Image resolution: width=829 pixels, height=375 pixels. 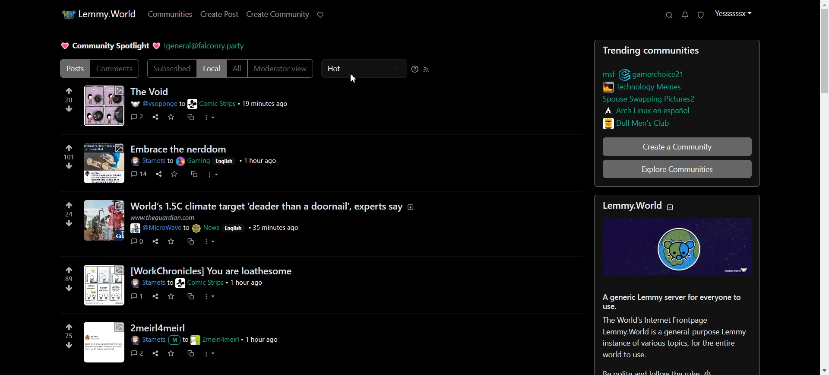 What do you see at coordinates (219, 14) in the screenshot?
I see `Create Post` at bounding box center [219, 14].